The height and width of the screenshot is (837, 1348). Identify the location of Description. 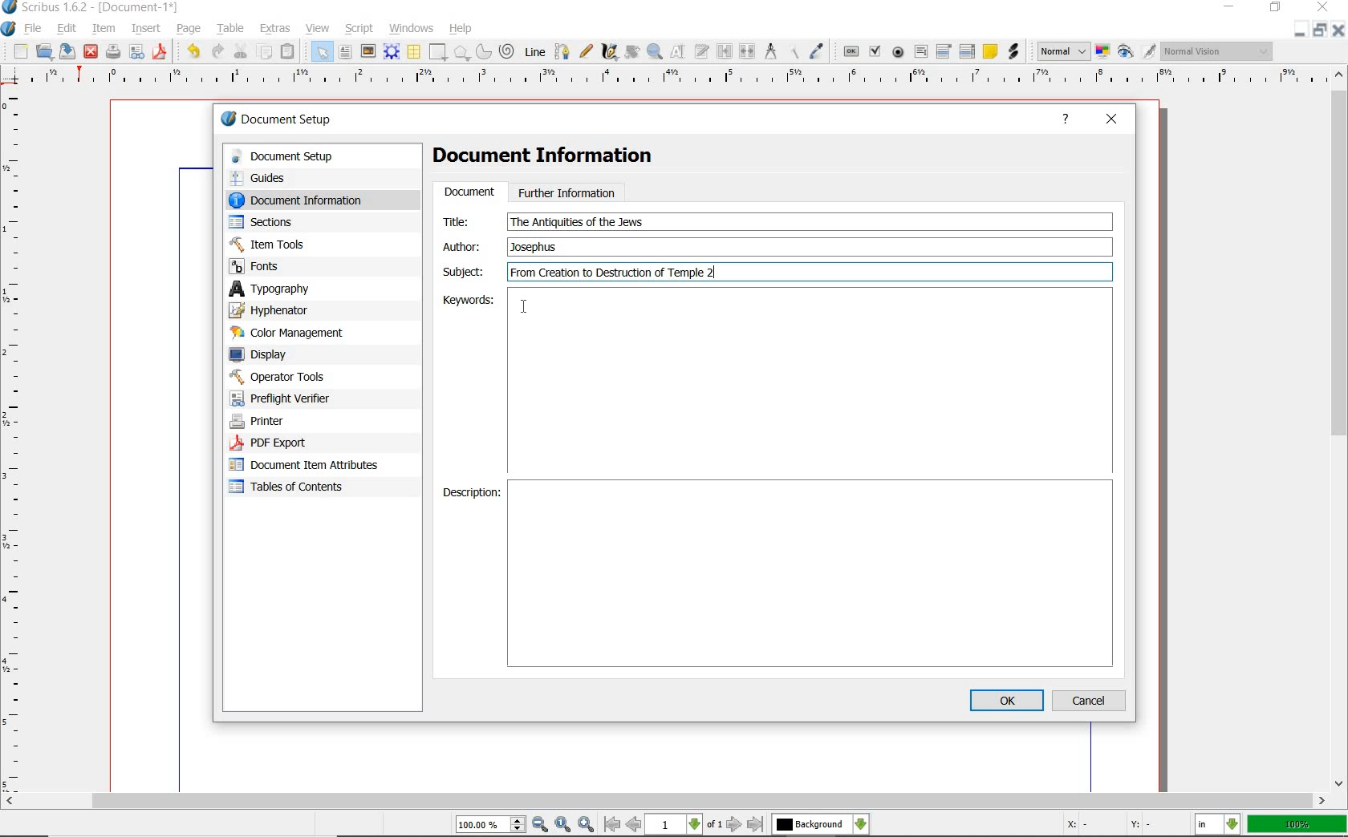
(469, 495).